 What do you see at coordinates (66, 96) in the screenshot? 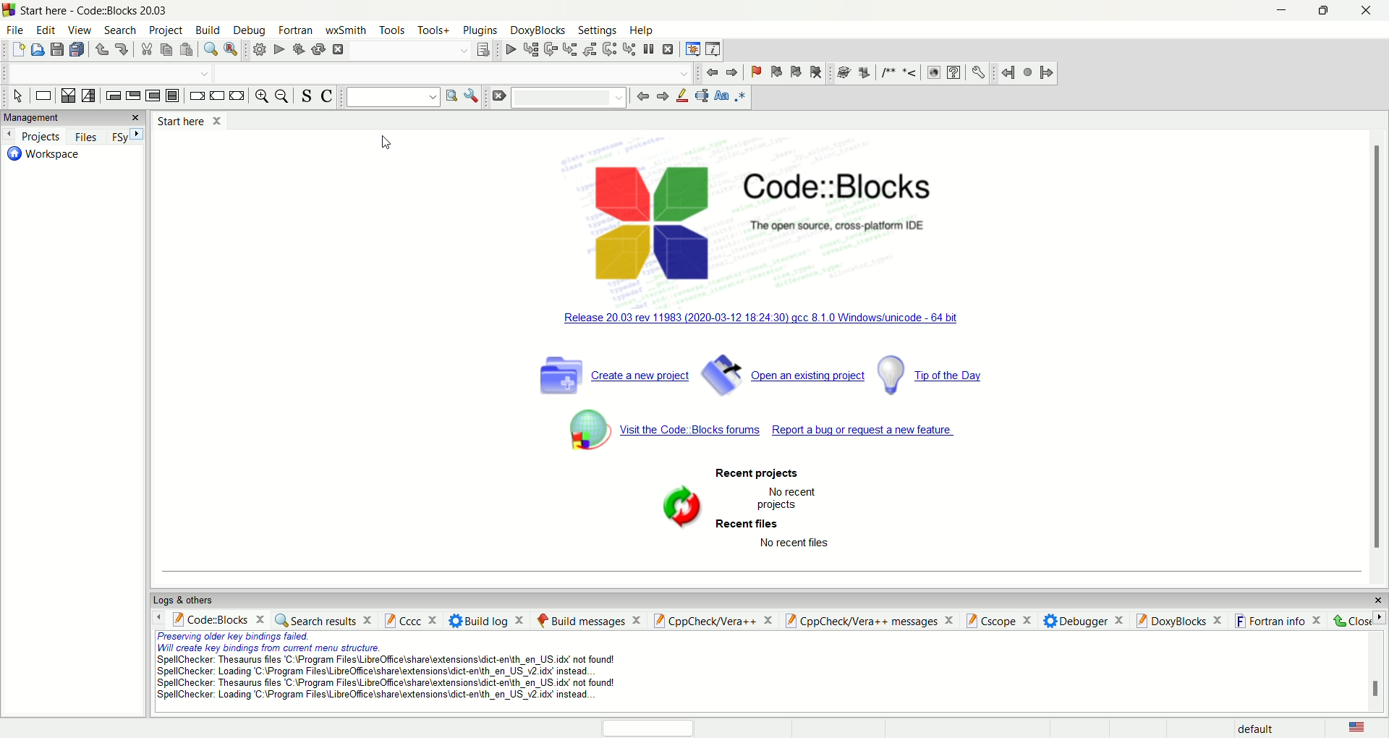
I see `decision` at bounding box center [66, 96].